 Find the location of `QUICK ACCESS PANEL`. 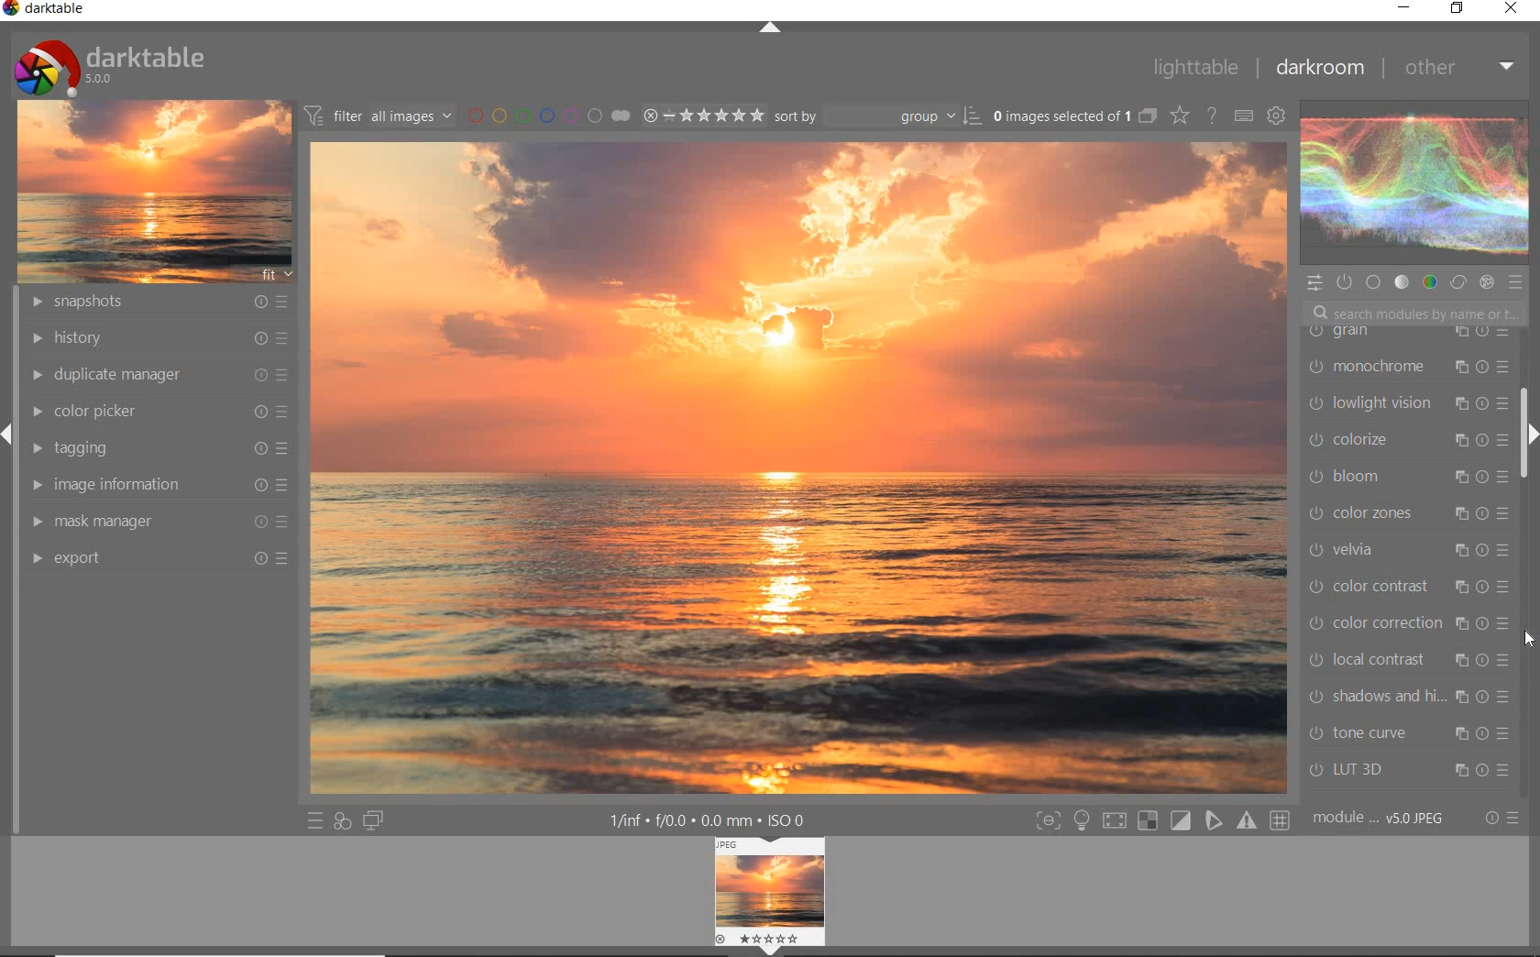

QUICK ACCESS PANEL is located at coordinates (1316, 281).